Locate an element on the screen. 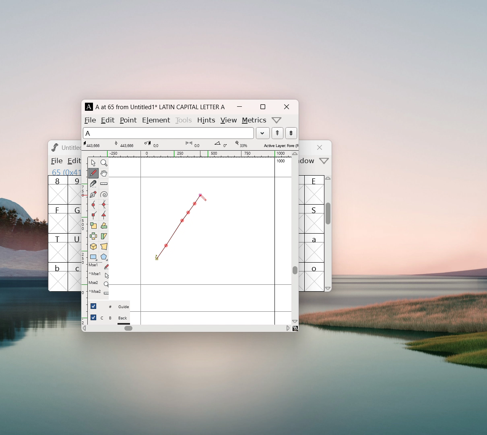  draw a freehand curve is located at coordinates (93, 173).